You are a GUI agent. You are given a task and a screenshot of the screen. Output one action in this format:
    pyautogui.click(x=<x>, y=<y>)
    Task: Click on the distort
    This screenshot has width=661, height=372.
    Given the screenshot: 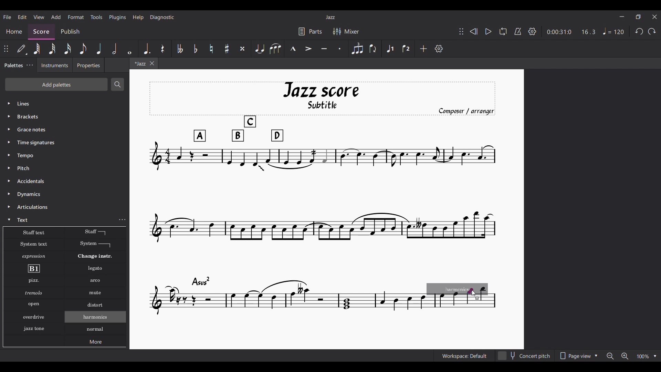 What is the action you would take?
    pyautogui.click(x=95, y=305)
    